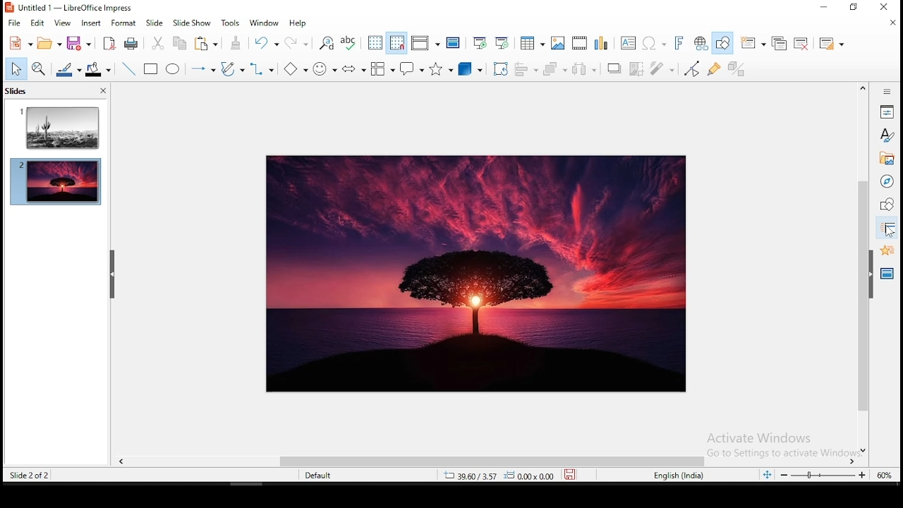  What do you see at coordinates (482, 460) in the screenshot?
I see `scroll bar` at bounding box center [482, 460].